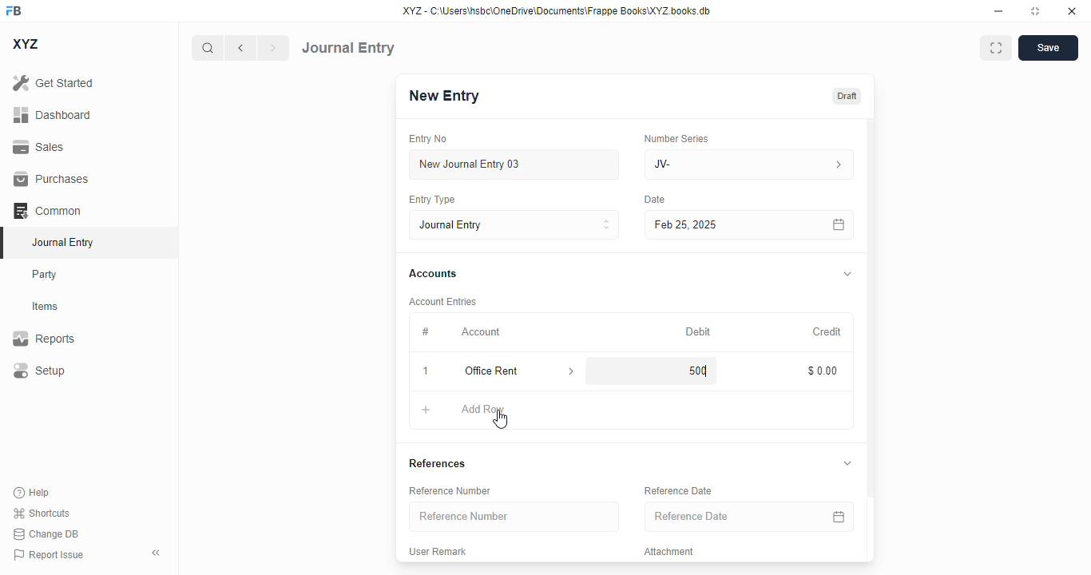 The height and width of the screenshot is (575, 1091). Describe the element at coordinates (46, 533) in the screenshot. I see `change DB` at that location.